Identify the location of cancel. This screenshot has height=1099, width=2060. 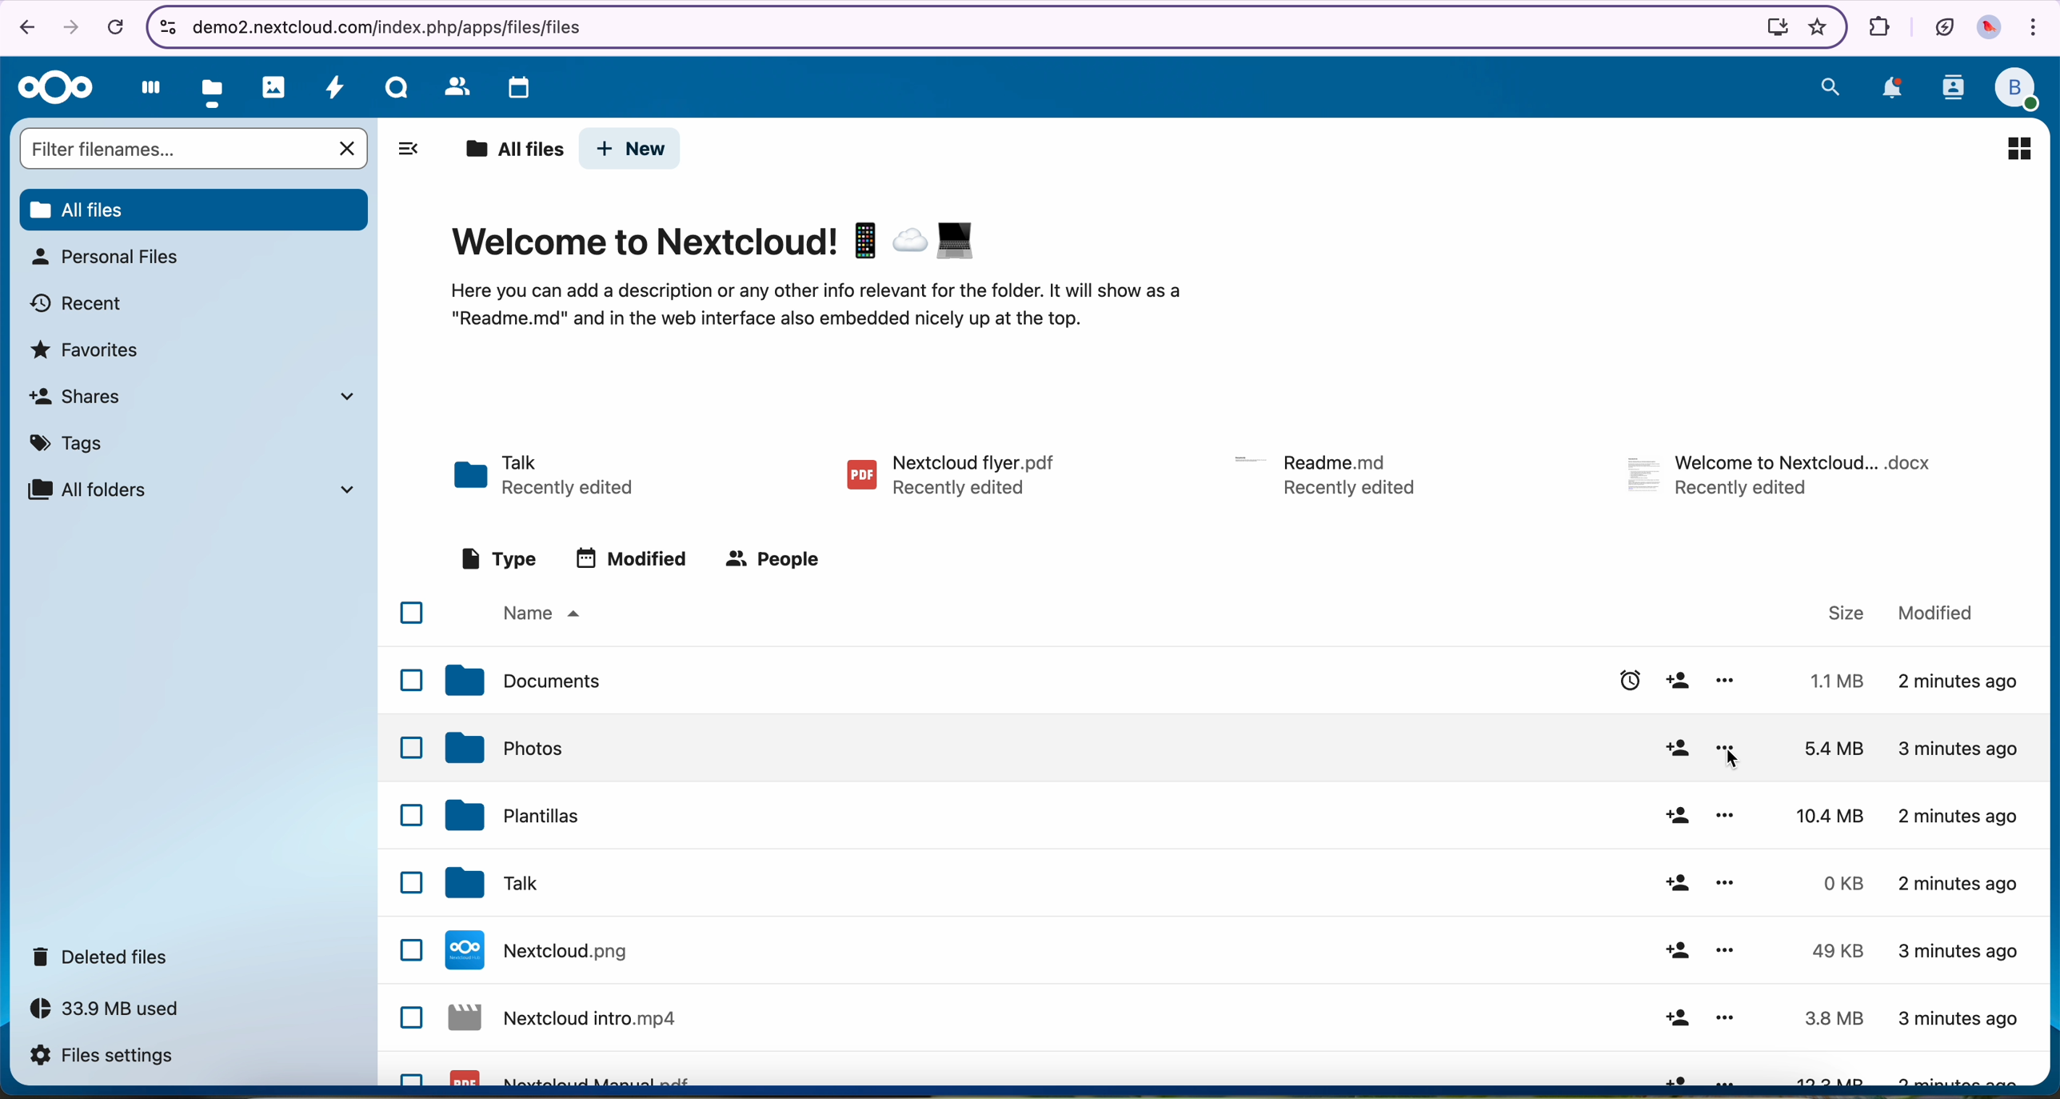
(114, 28).